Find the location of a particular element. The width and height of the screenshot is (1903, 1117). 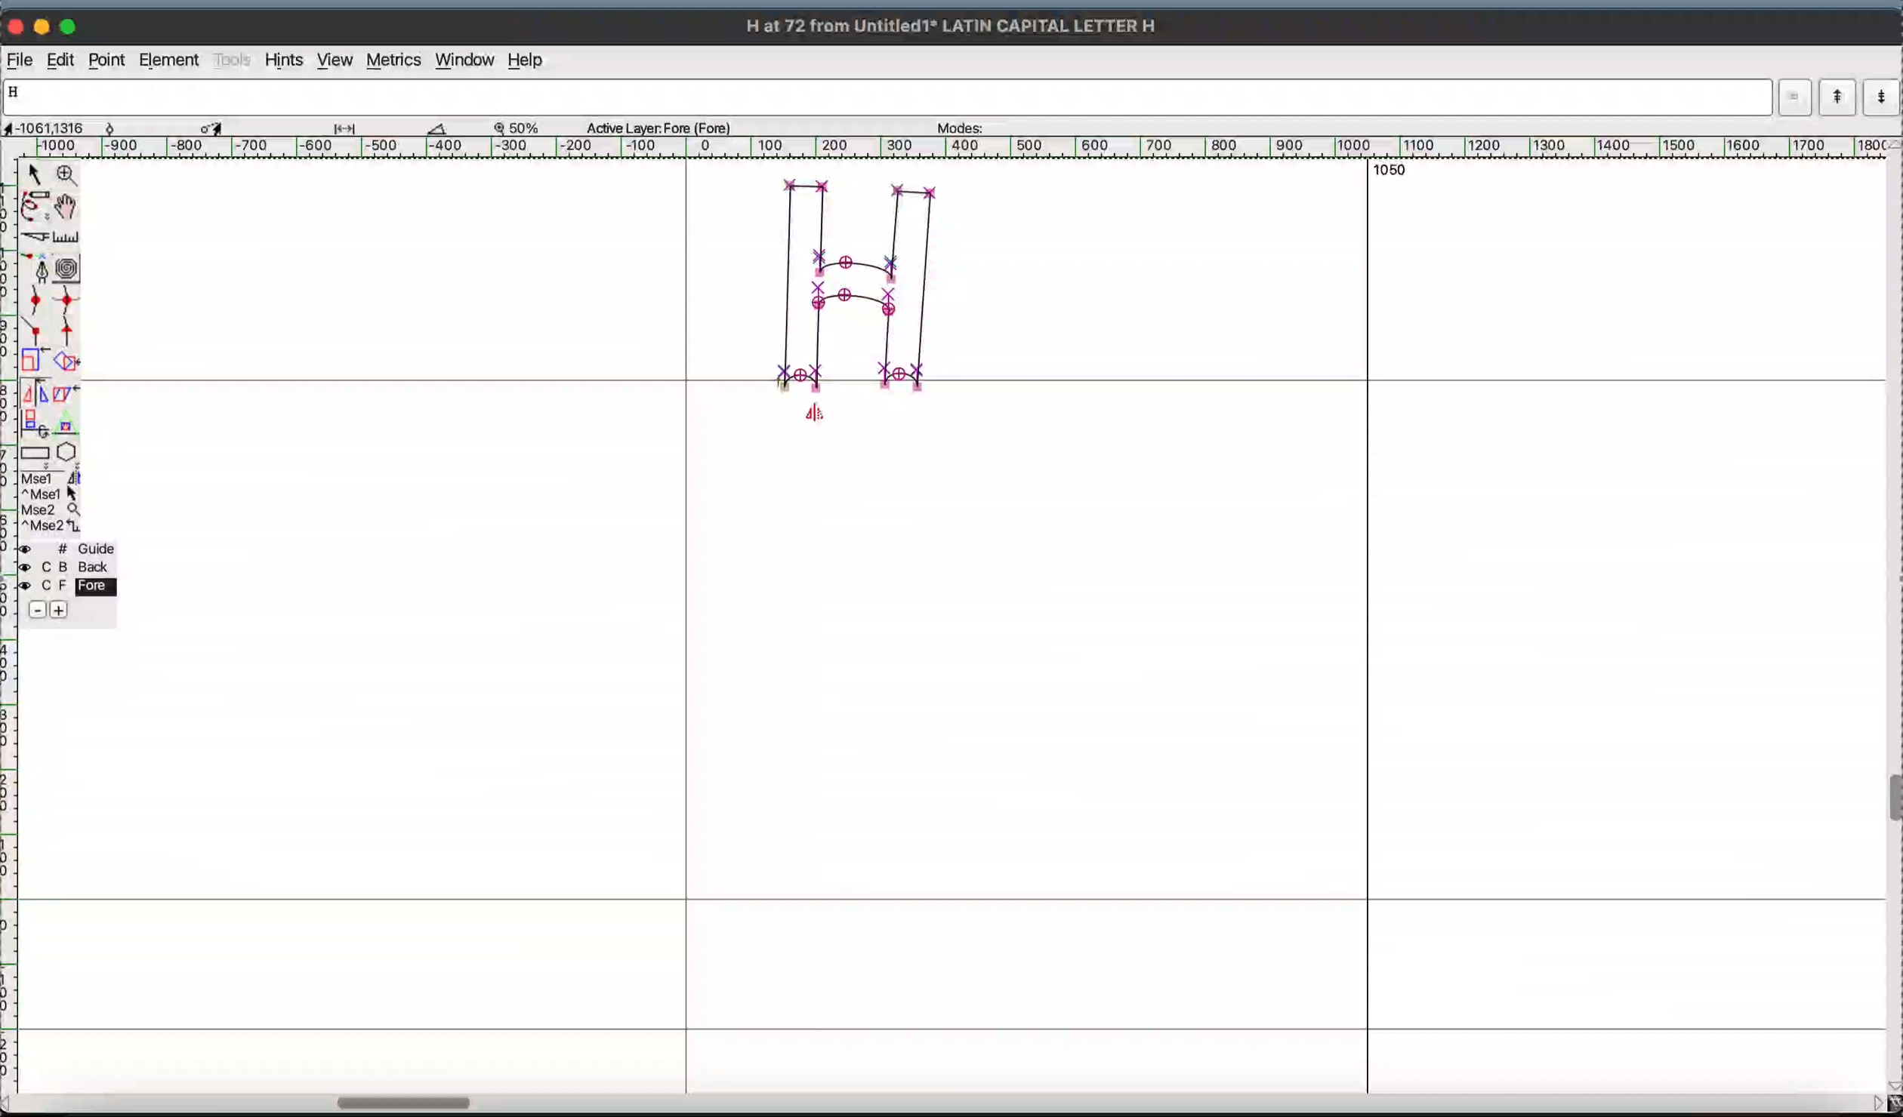

vertical scrollbar is located at coordinates (1892, 626).